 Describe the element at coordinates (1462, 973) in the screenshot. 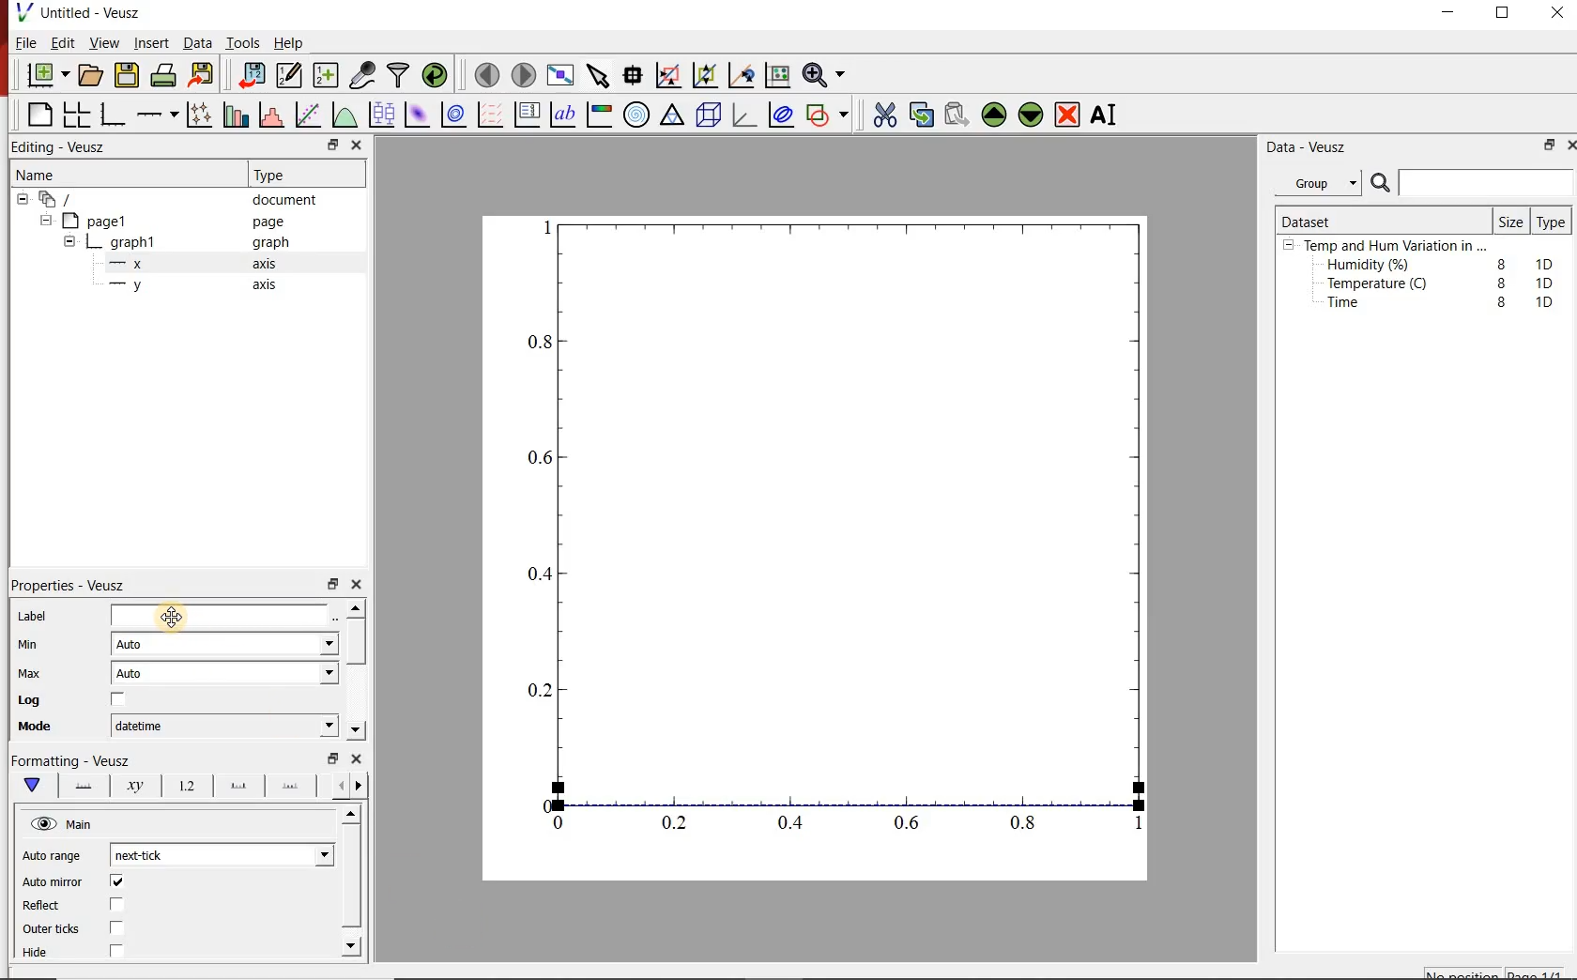

I see `No position` at that location.